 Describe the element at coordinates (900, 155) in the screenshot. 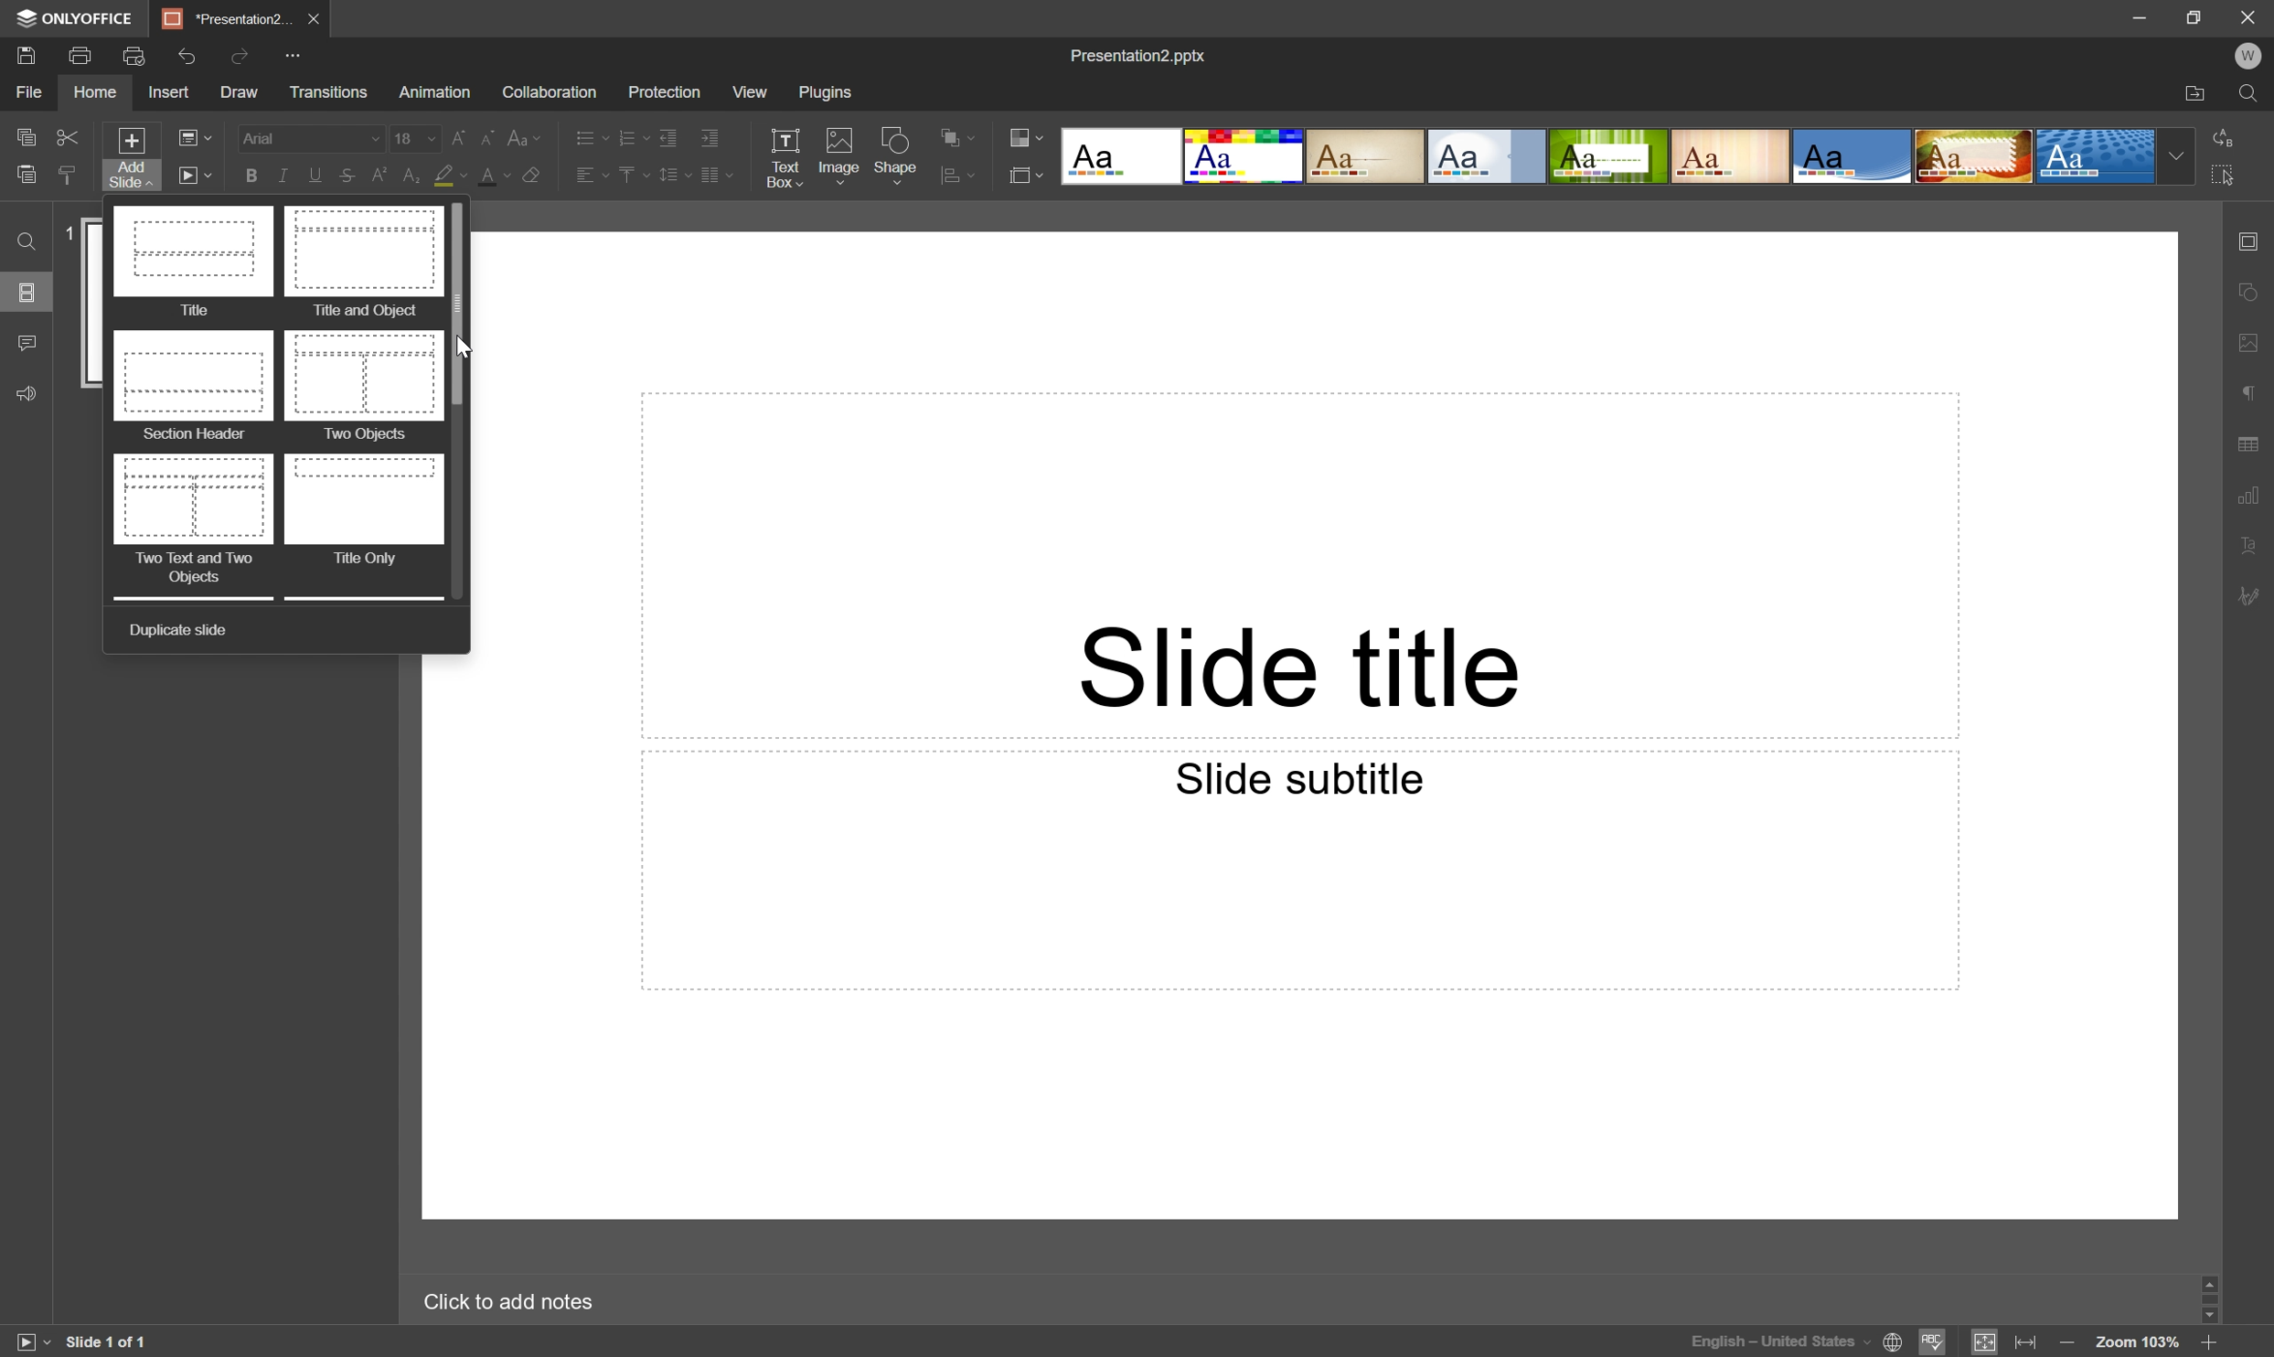

I see `Shape` at that location.